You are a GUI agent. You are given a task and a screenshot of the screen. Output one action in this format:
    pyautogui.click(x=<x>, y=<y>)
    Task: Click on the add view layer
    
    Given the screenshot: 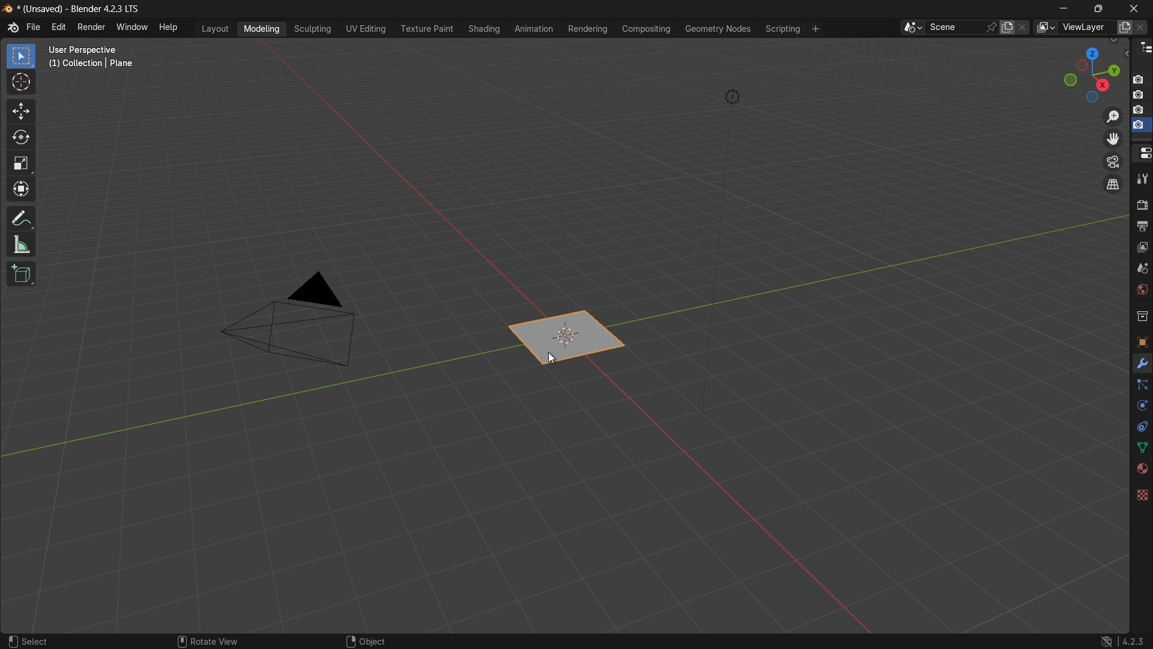 What is the action you would take?
    pyautogui.click(x=1123, y=27)
    